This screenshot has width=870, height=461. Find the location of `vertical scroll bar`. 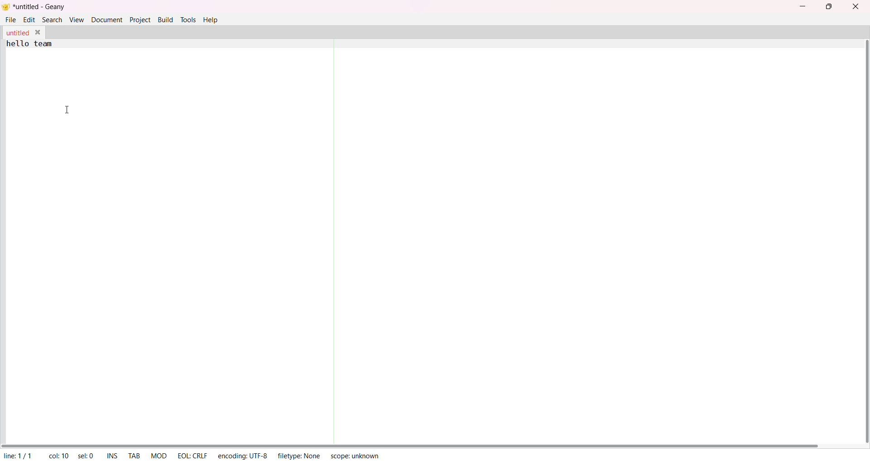

vertical scroll bar is located at coordinates (864, 238).